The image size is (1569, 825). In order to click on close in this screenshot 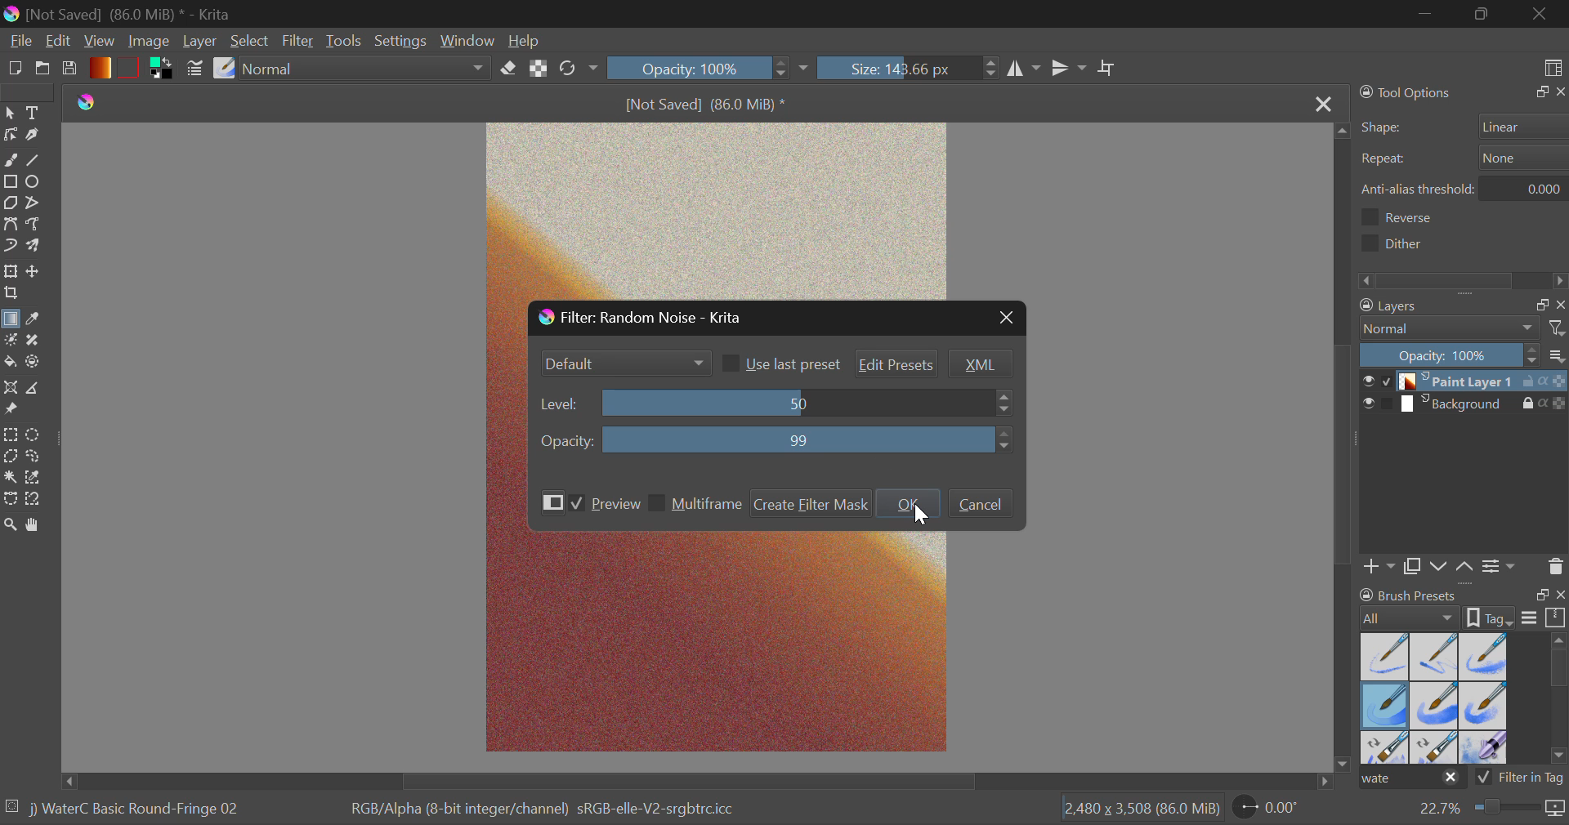, I will do `click(1559, 92)`.